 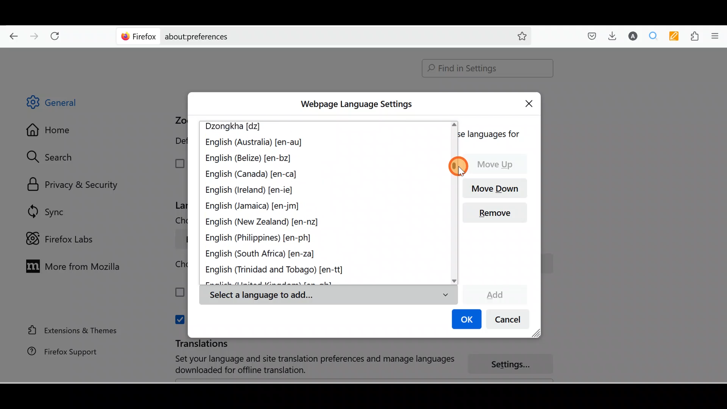 What do you see at coordinates (252, 189) in the screenshot?
I see `English (Ireland) [en-ie]` at bounding box center [252, 189].